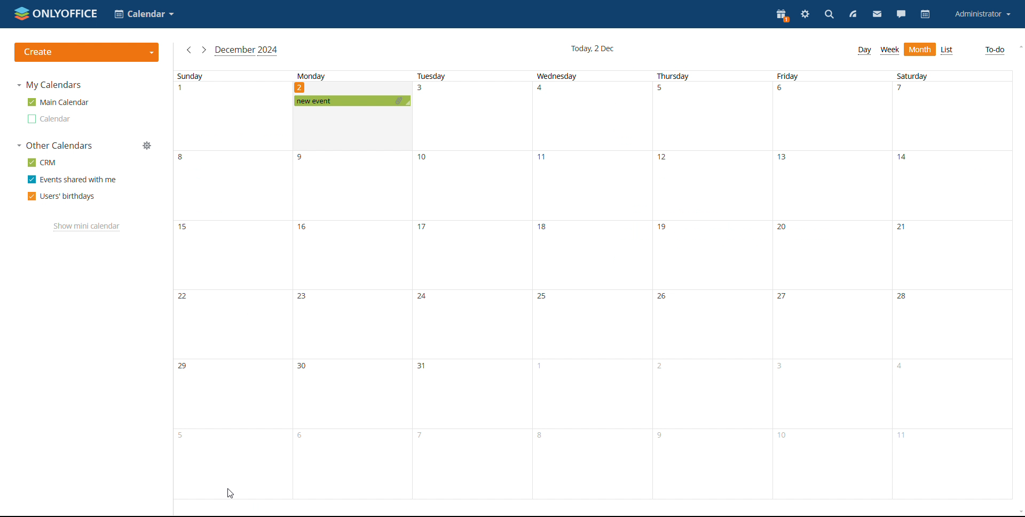  I want to click on friday, so click(832, 284).